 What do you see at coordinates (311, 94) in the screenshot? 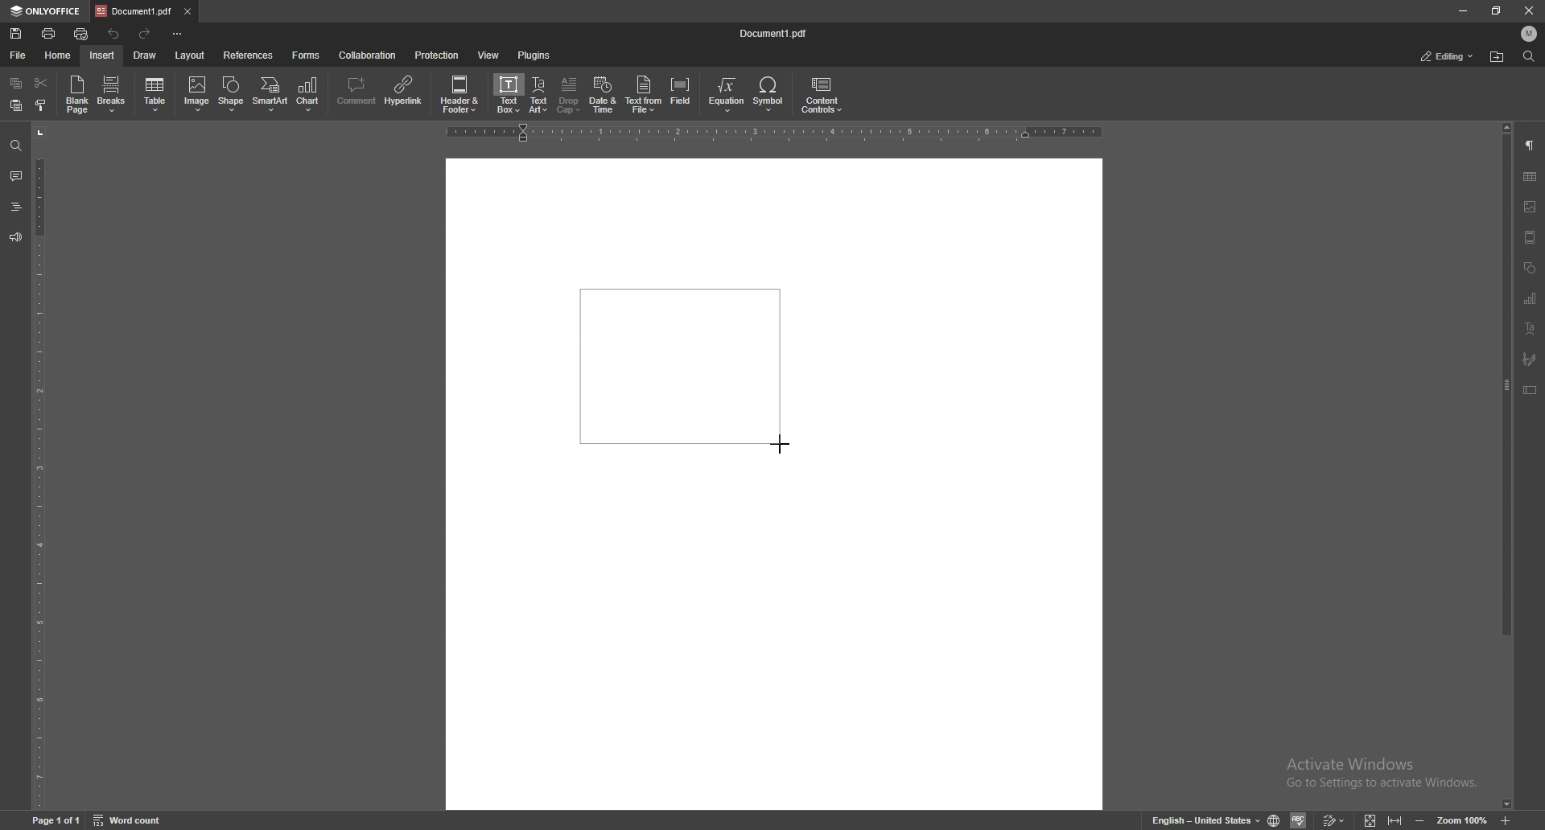
I see `chart` at bounding box center [311, 94].